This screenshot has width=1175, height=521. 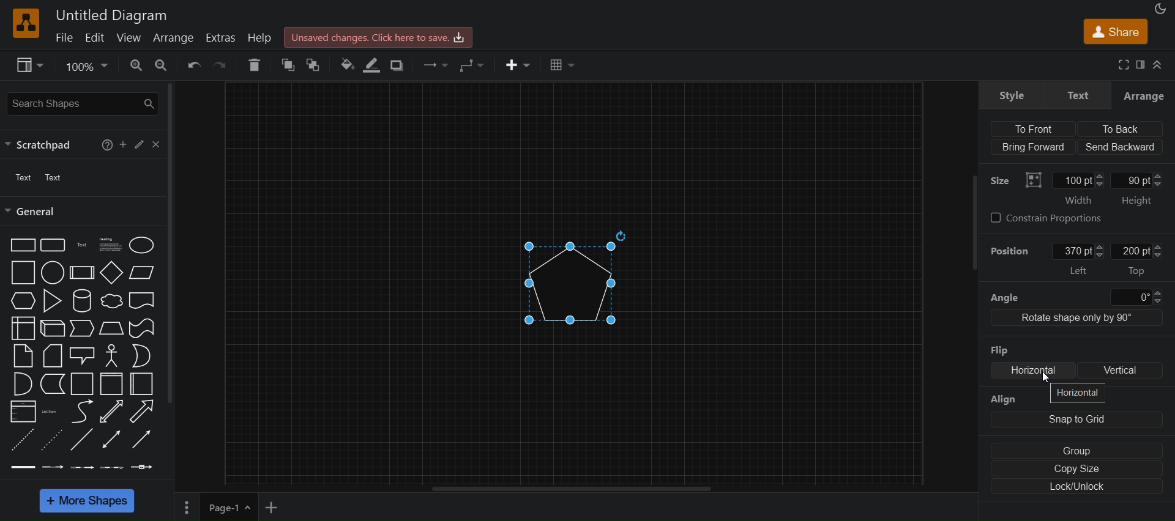 I want to click on zoom, so click(x=136, y=66).